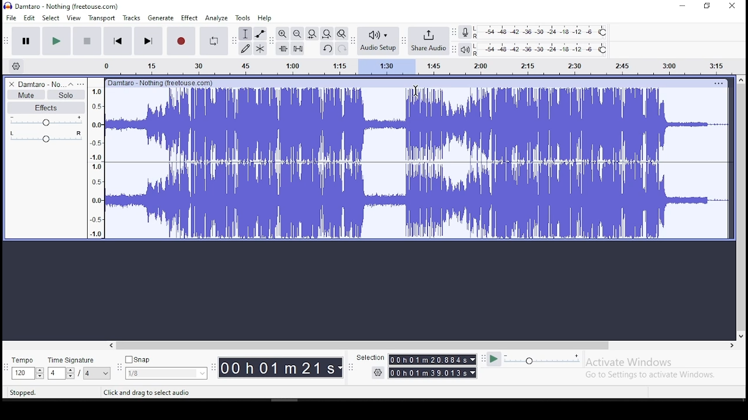  What do you see at coordinates (718, 83) in the screenshot?
I see `` at bounding box center [718, 83].